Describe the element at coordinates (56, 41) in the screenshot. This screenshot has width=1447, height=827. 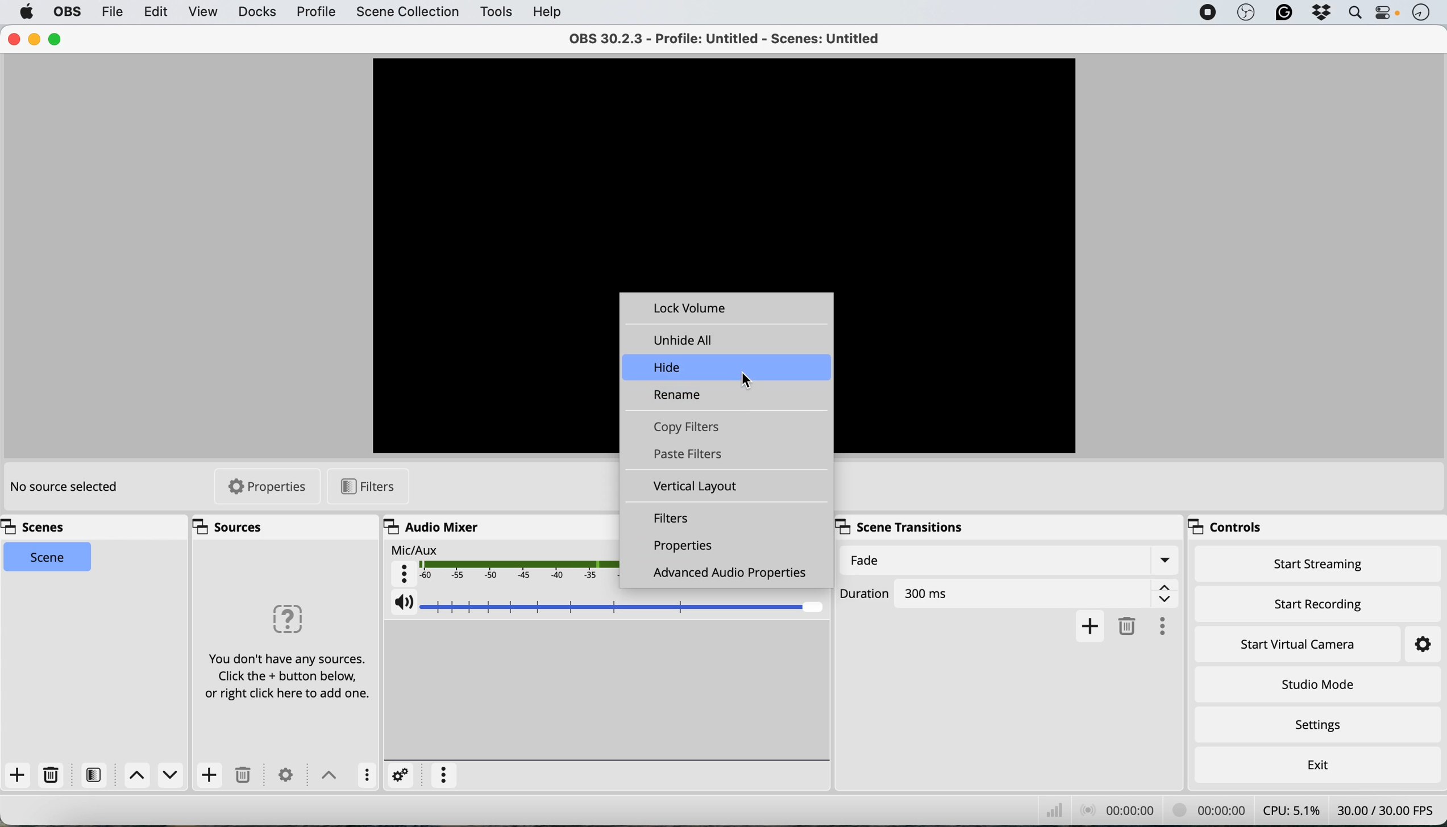
I see `maximise` at that location.